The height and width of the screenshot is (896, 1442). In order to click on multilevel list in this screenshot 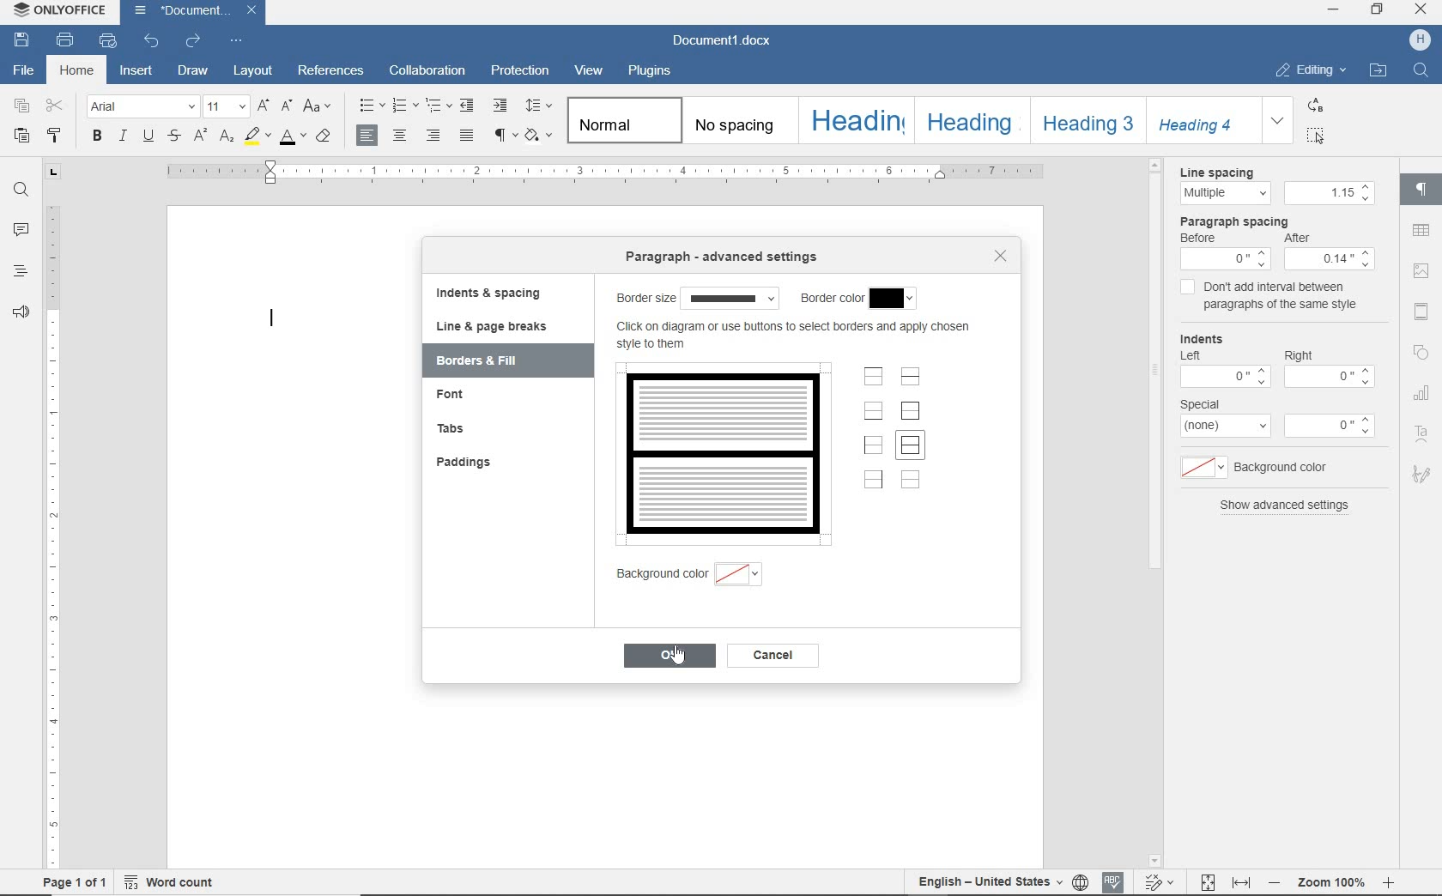, I will do `click(437, 106)`.